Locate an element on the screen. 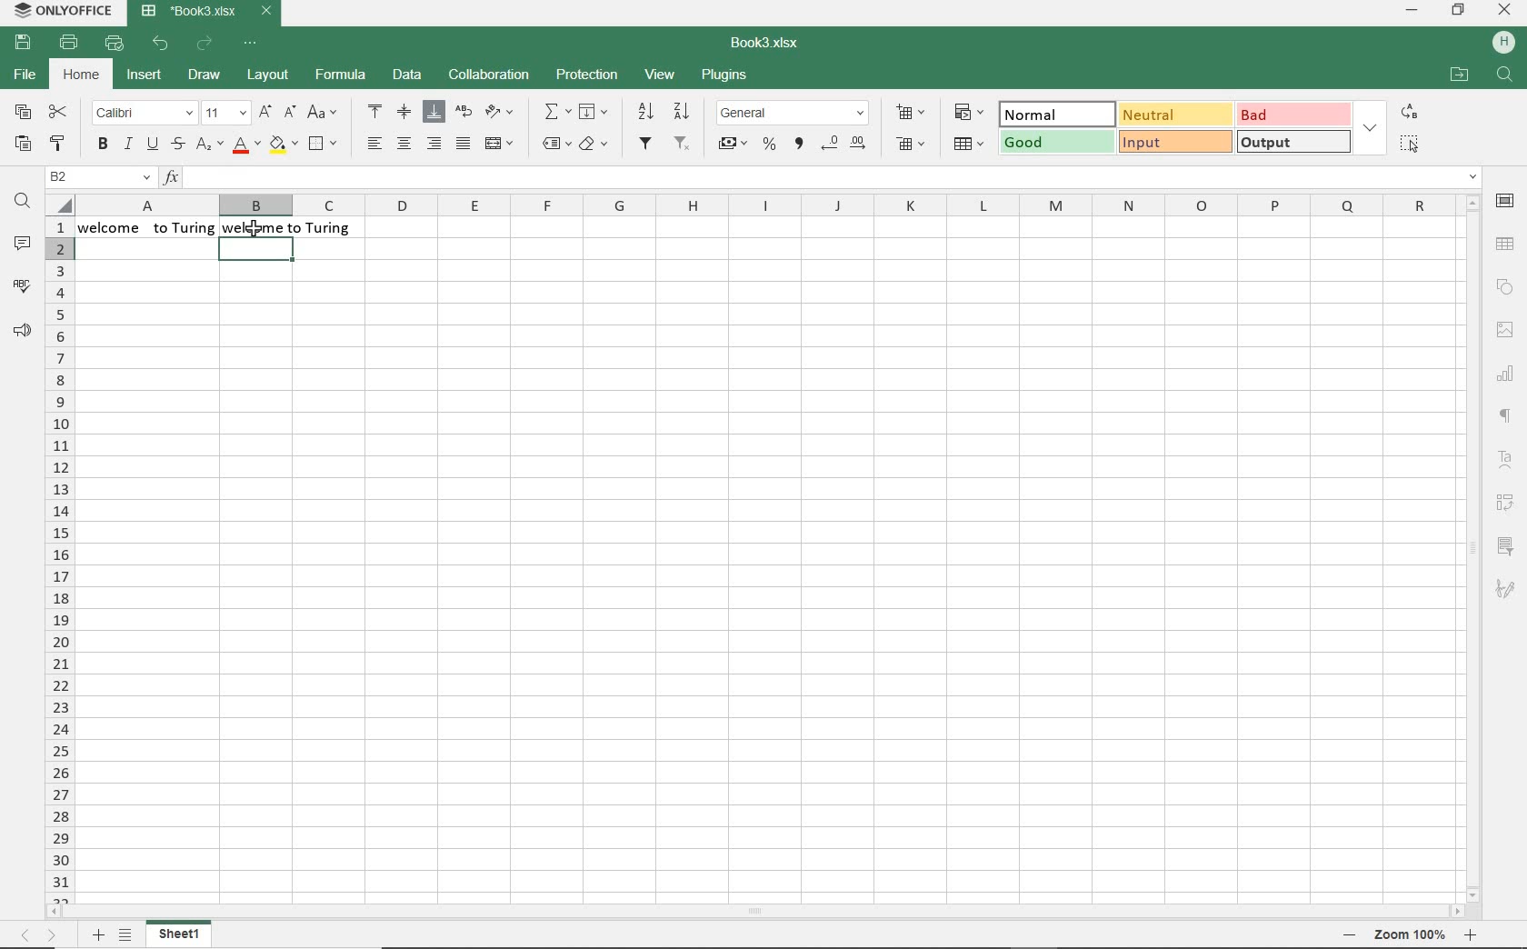 The image size is (1527, 949). italic is located at coordinates (128, 145).